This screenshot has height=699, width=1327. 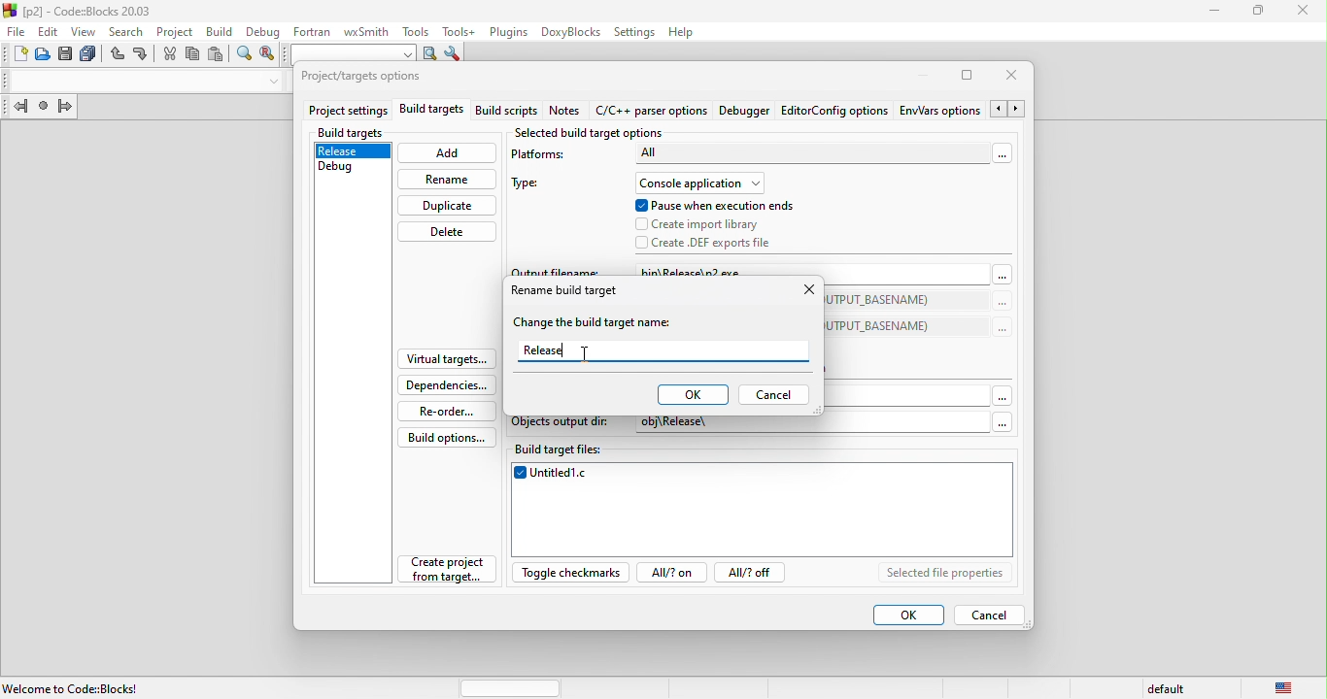 What do you see at coordinates (168, 54) in the screenshot?
I see `cut` at bounding box center [168, 54].